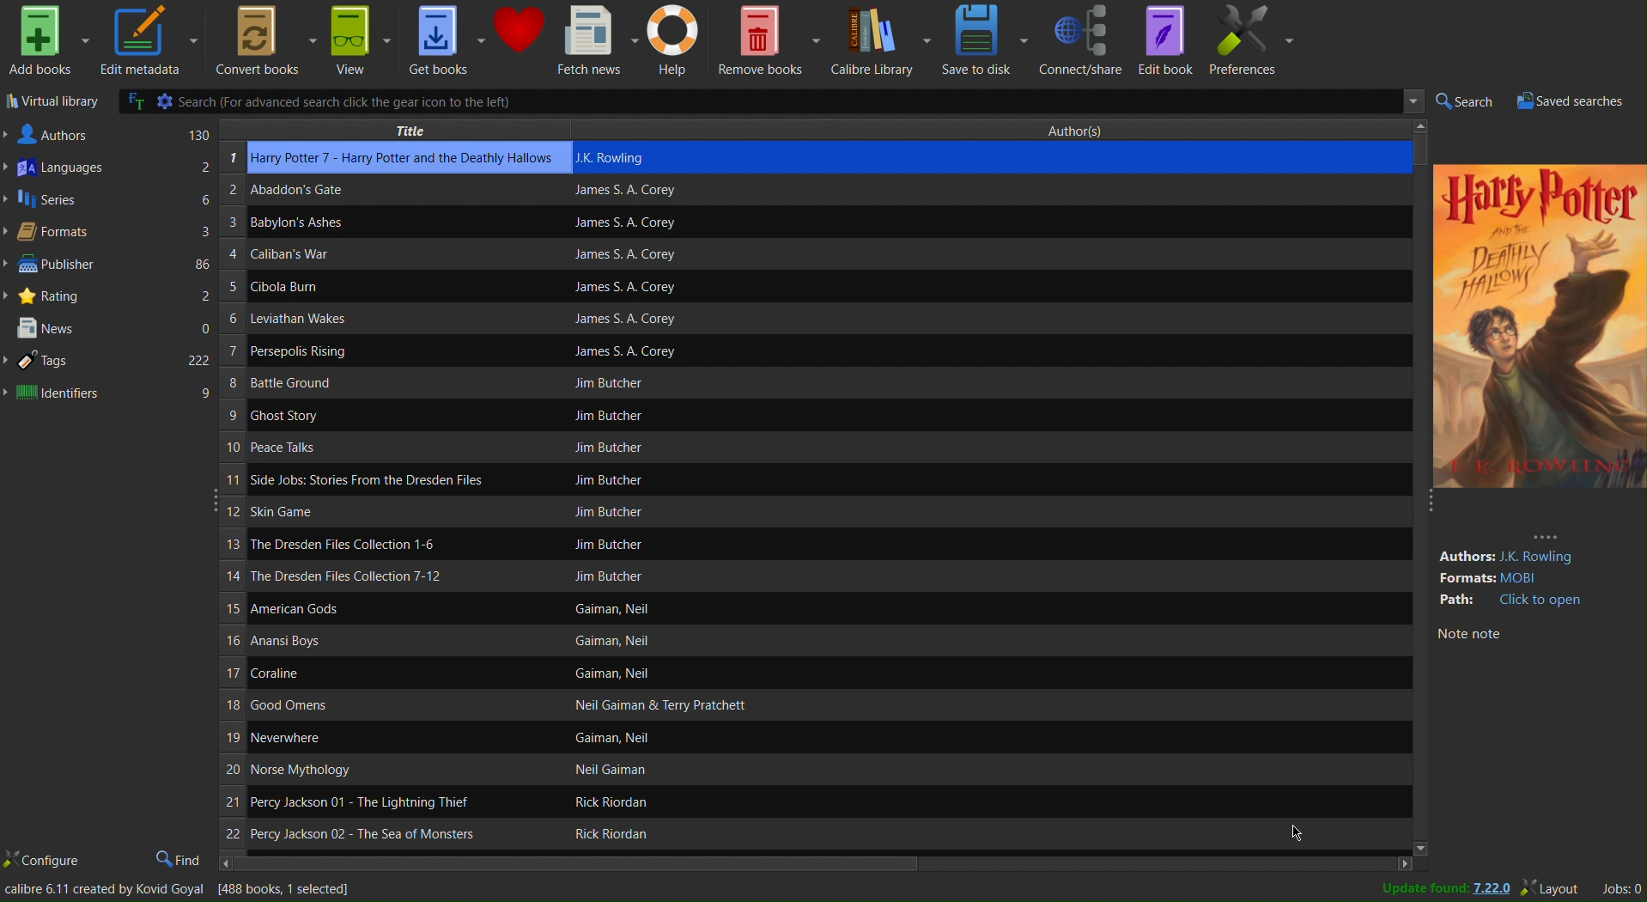 This screenshot has height=902, width=1647. I want to click on Author’s name, so click(827, 256).